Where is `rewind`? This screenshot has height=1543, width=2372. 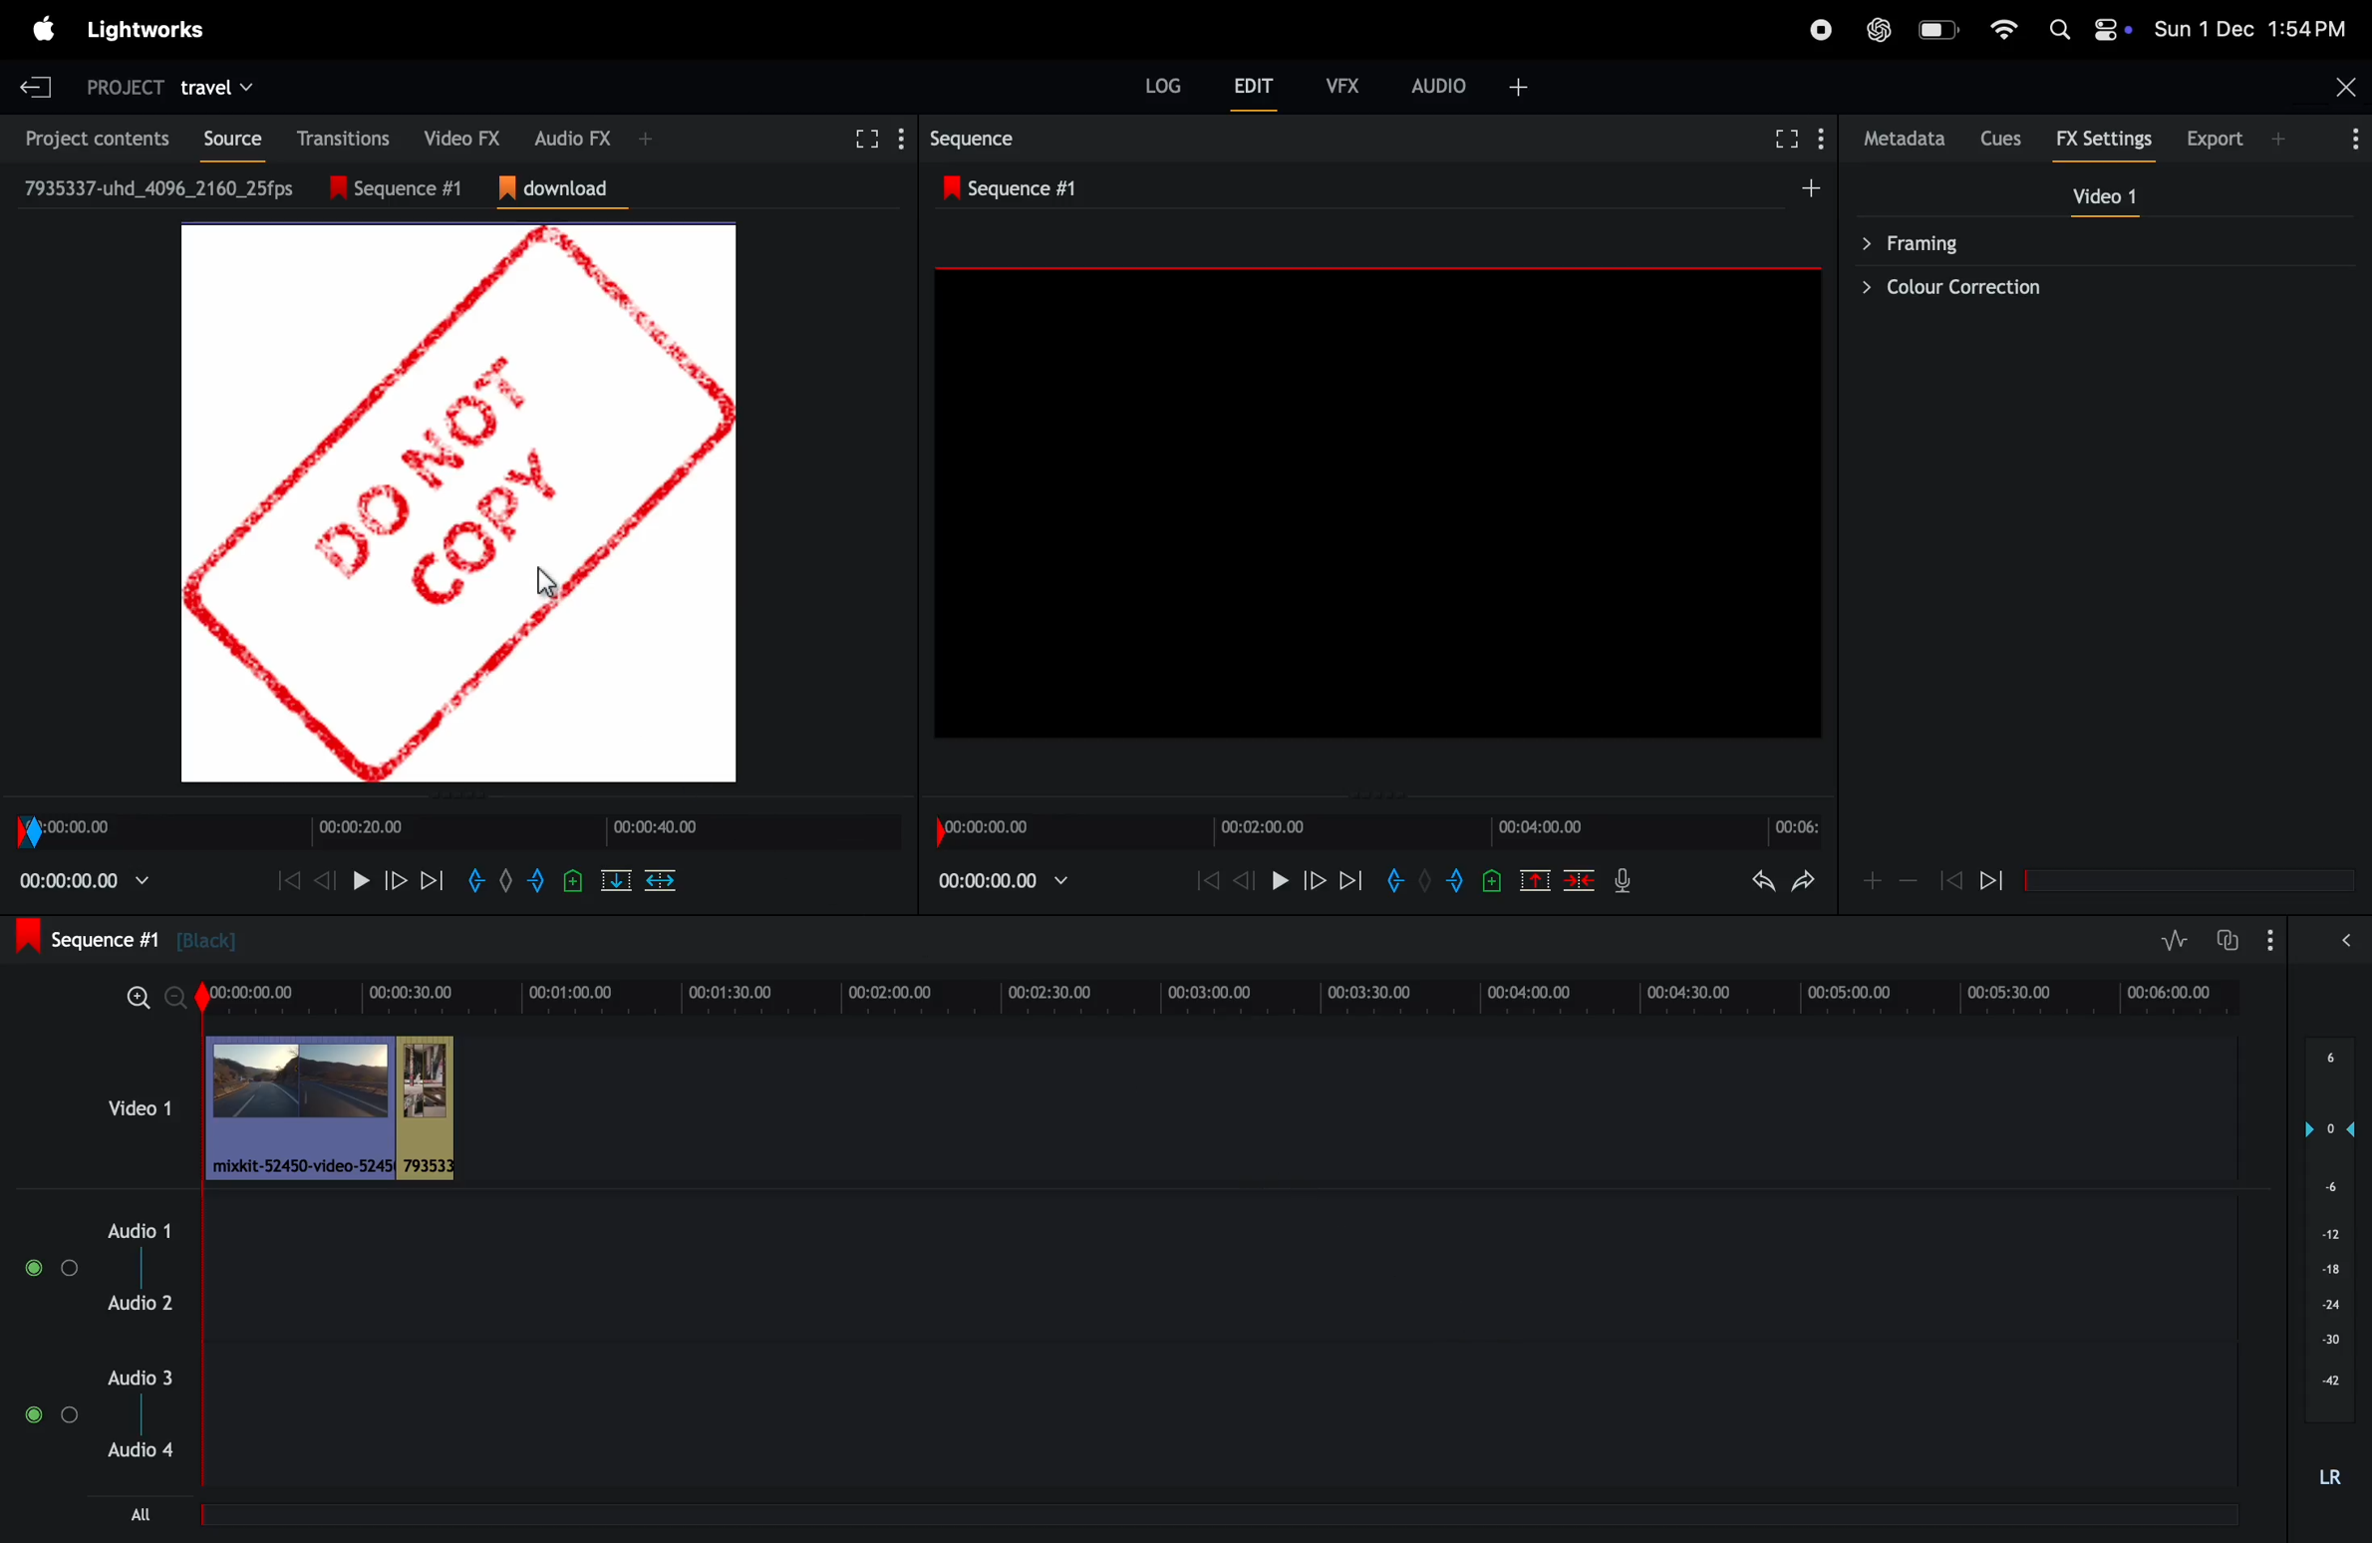 rewind is located at coordinates (1991, 879).